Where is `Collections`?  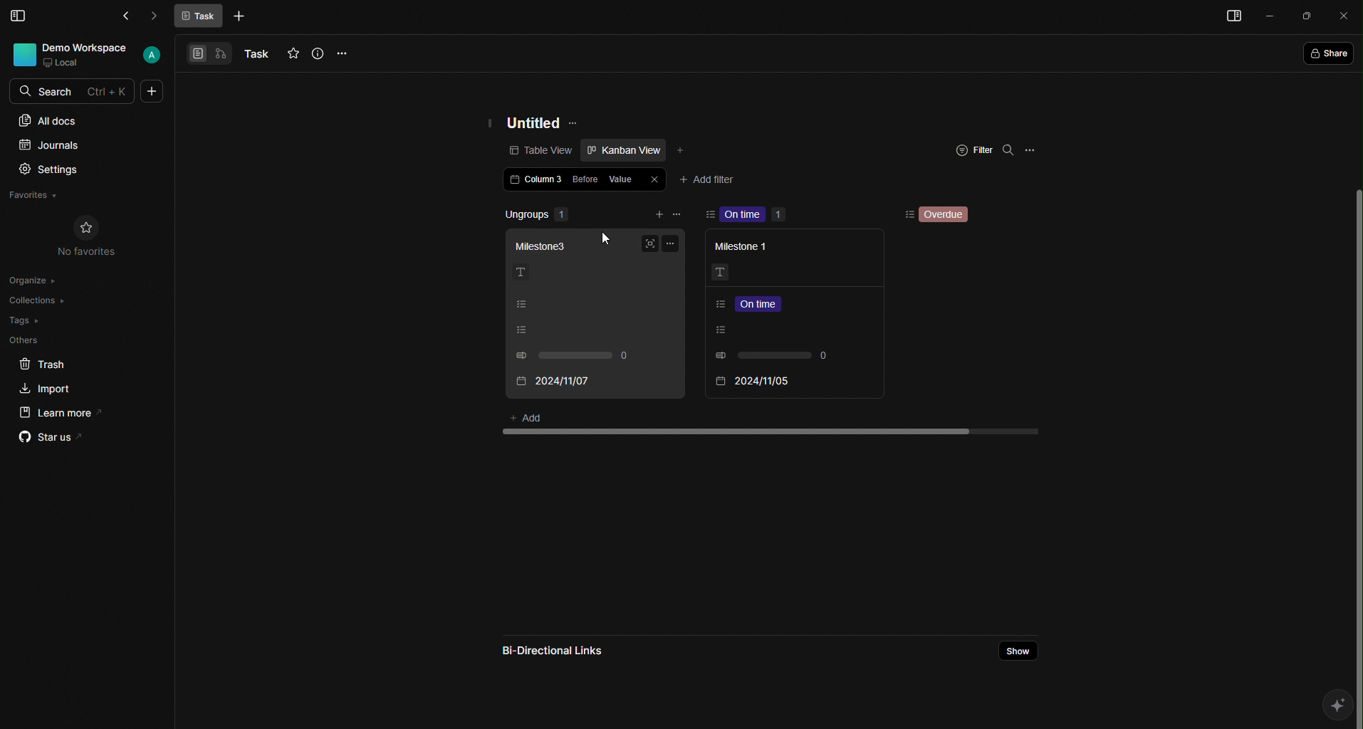 Collections is located at coordinates (40, 302).